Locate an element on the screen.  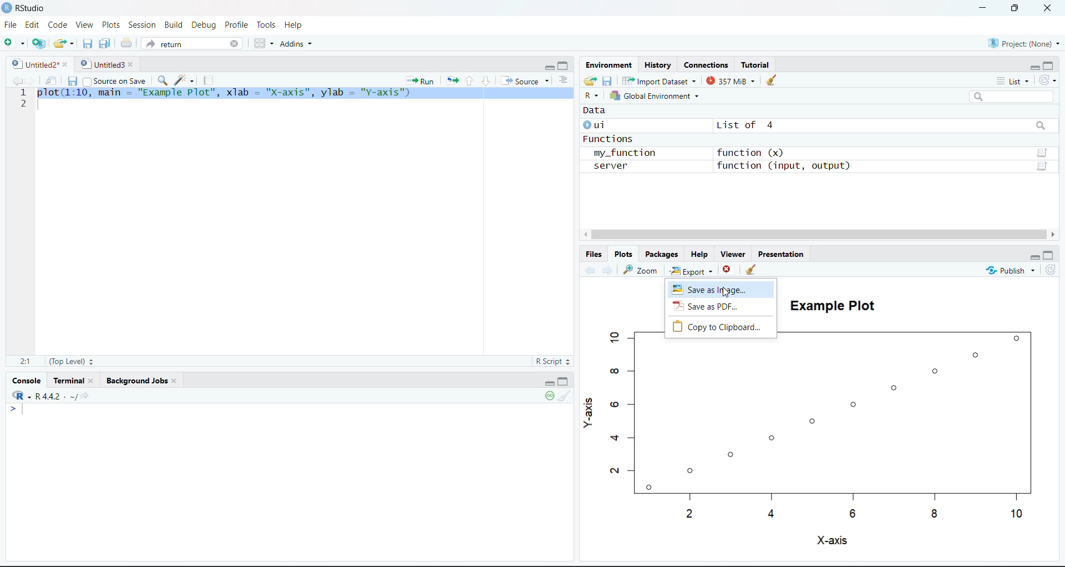
X-axis is located at coordinates (831, 541).